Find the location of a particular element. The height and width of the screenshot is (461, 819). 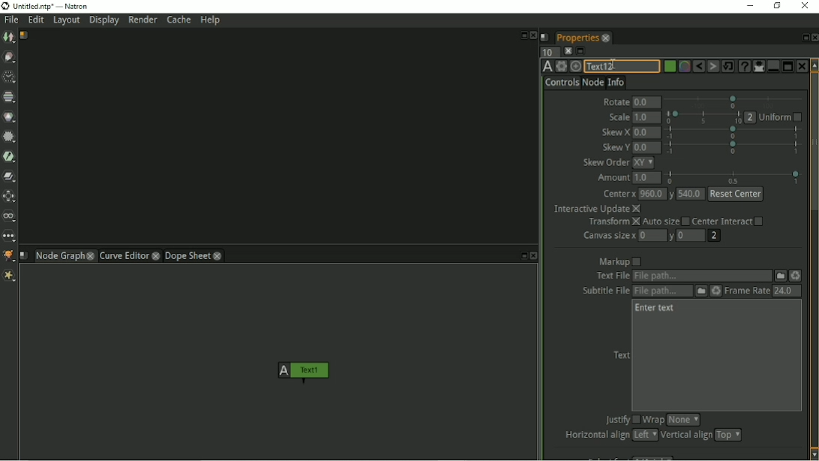

Center is located at coordinates (619, 194).